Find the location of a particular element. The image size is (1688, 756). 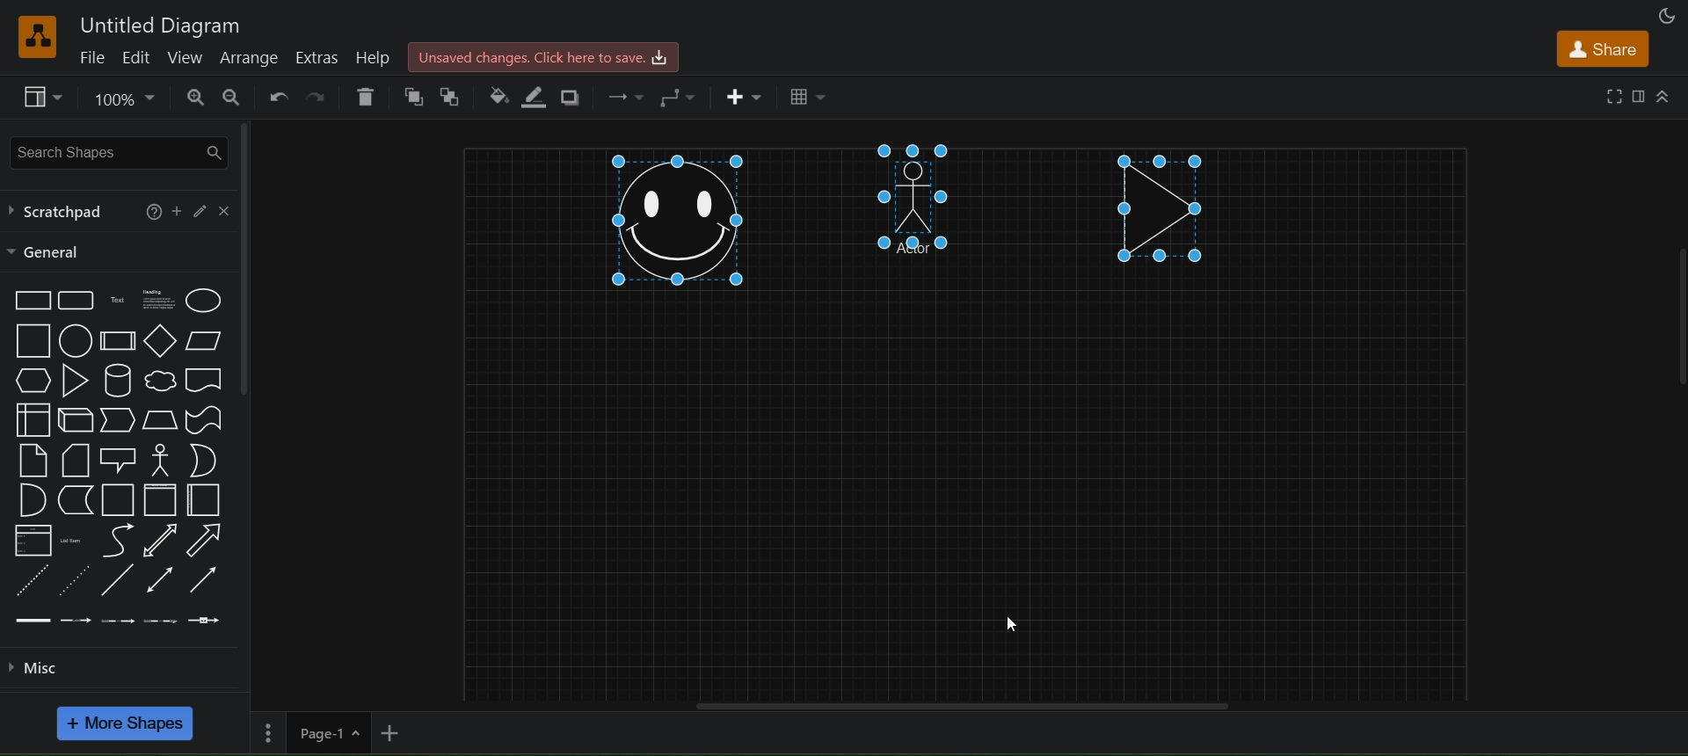

directional connector is located at coordinates (207, 580).